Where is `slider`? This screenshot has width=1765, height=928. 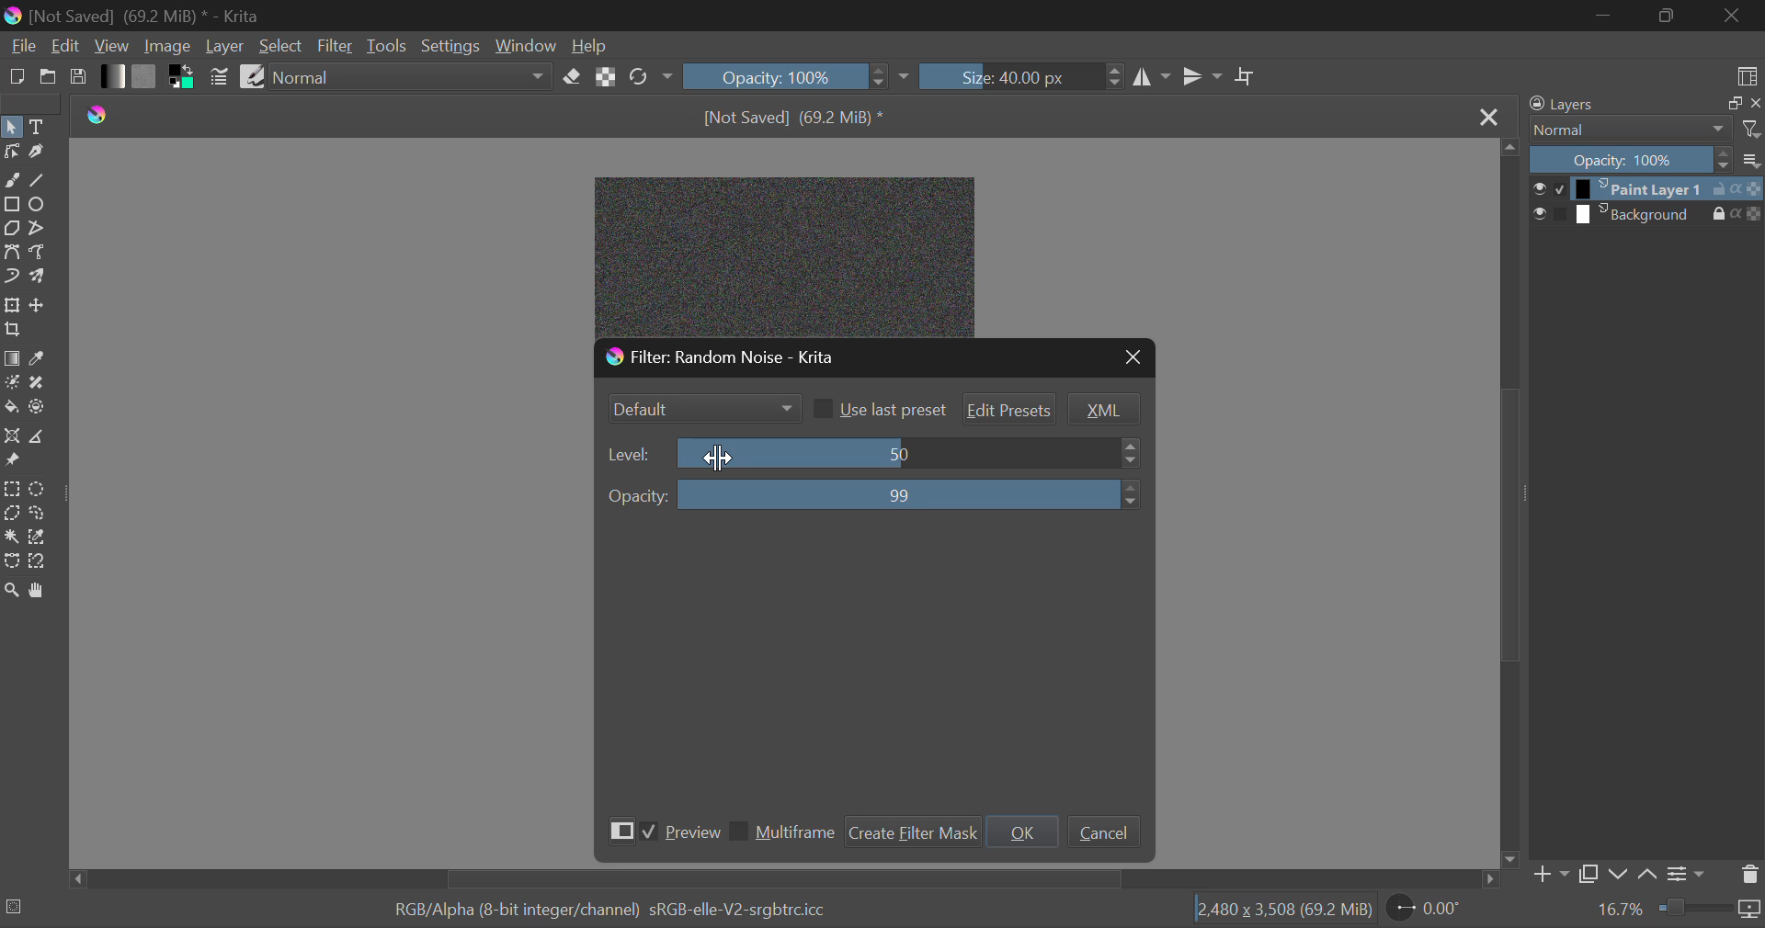
slider is located at coordinates (915, 494).